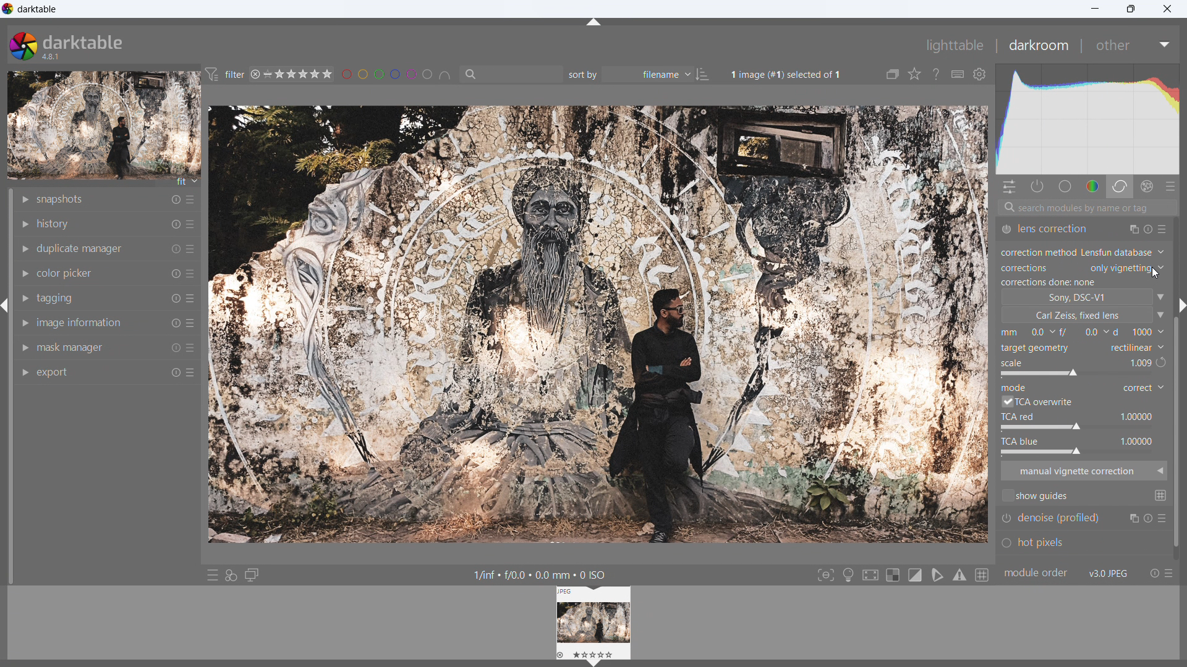  What do you see at coordinates (960, 576) in the screenshot?
I see `toggle gamut checking` at bounding box center [960, 576].